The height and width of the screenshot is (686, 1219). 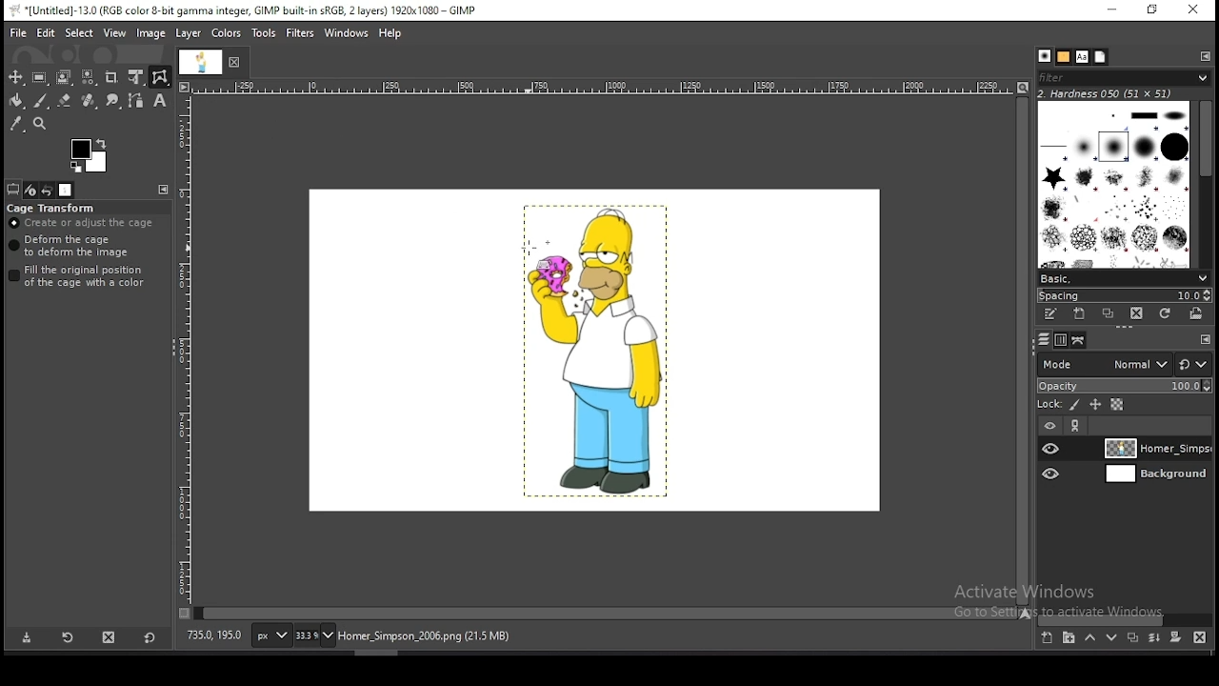 What do you see at coordinates (1053, 314) in the screenshot?
I see `edit this brush` at bounding box center [1053, 314].